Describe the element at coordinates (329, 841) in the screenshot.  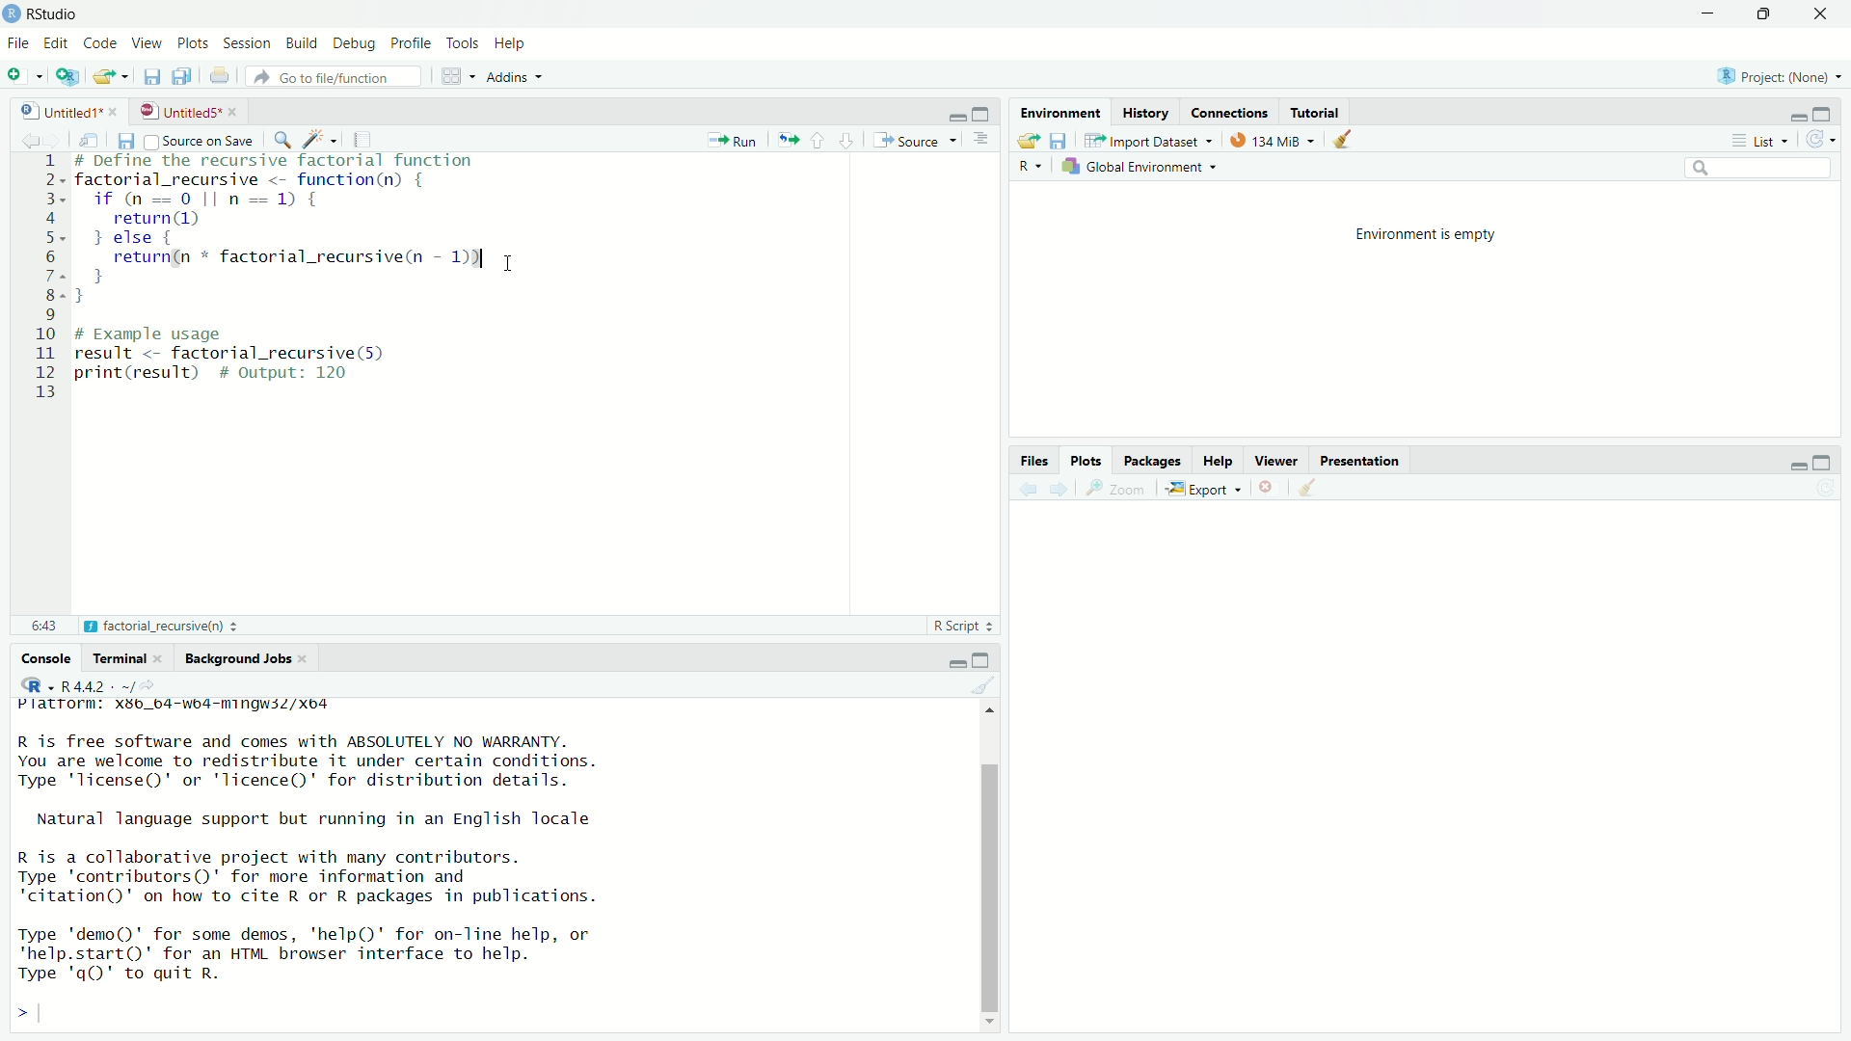
I see `Flatrorm. XxX38b_b4-wo4-mingwsZ/xo4

R is free software and comes with ABSOLUTELY NO WARRANTY.

You are welcome to redistribute it under certain conditions.

Type 'license()' or 'licence(D' for distribution details.
Natural language support but running in an English locale

R is a collaborative project with many contributors.

Type 'contributors()' for more information and

‘citation()' on how to cite R or R packages in publications.

Type 'demo()' for some demos, 'help()' for on-line help, or

'help.start()' for an HTML browser interface to help.

Type 'q()' to quit R.` at that location.